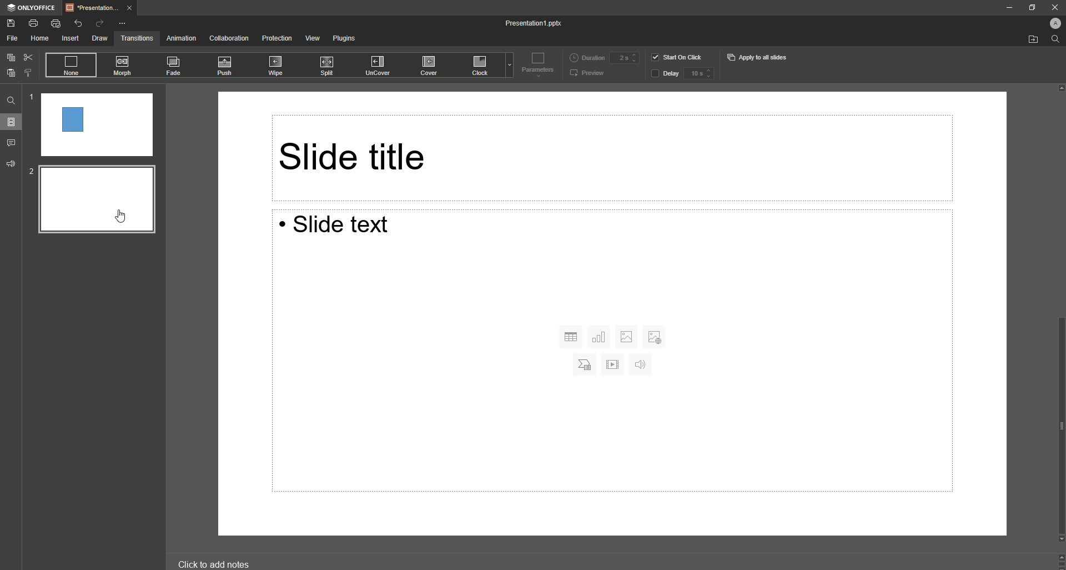  What do you see at coordinates (229, 37) in the screenshot?
I see `Collaboration` at bounding box center [229, 37].